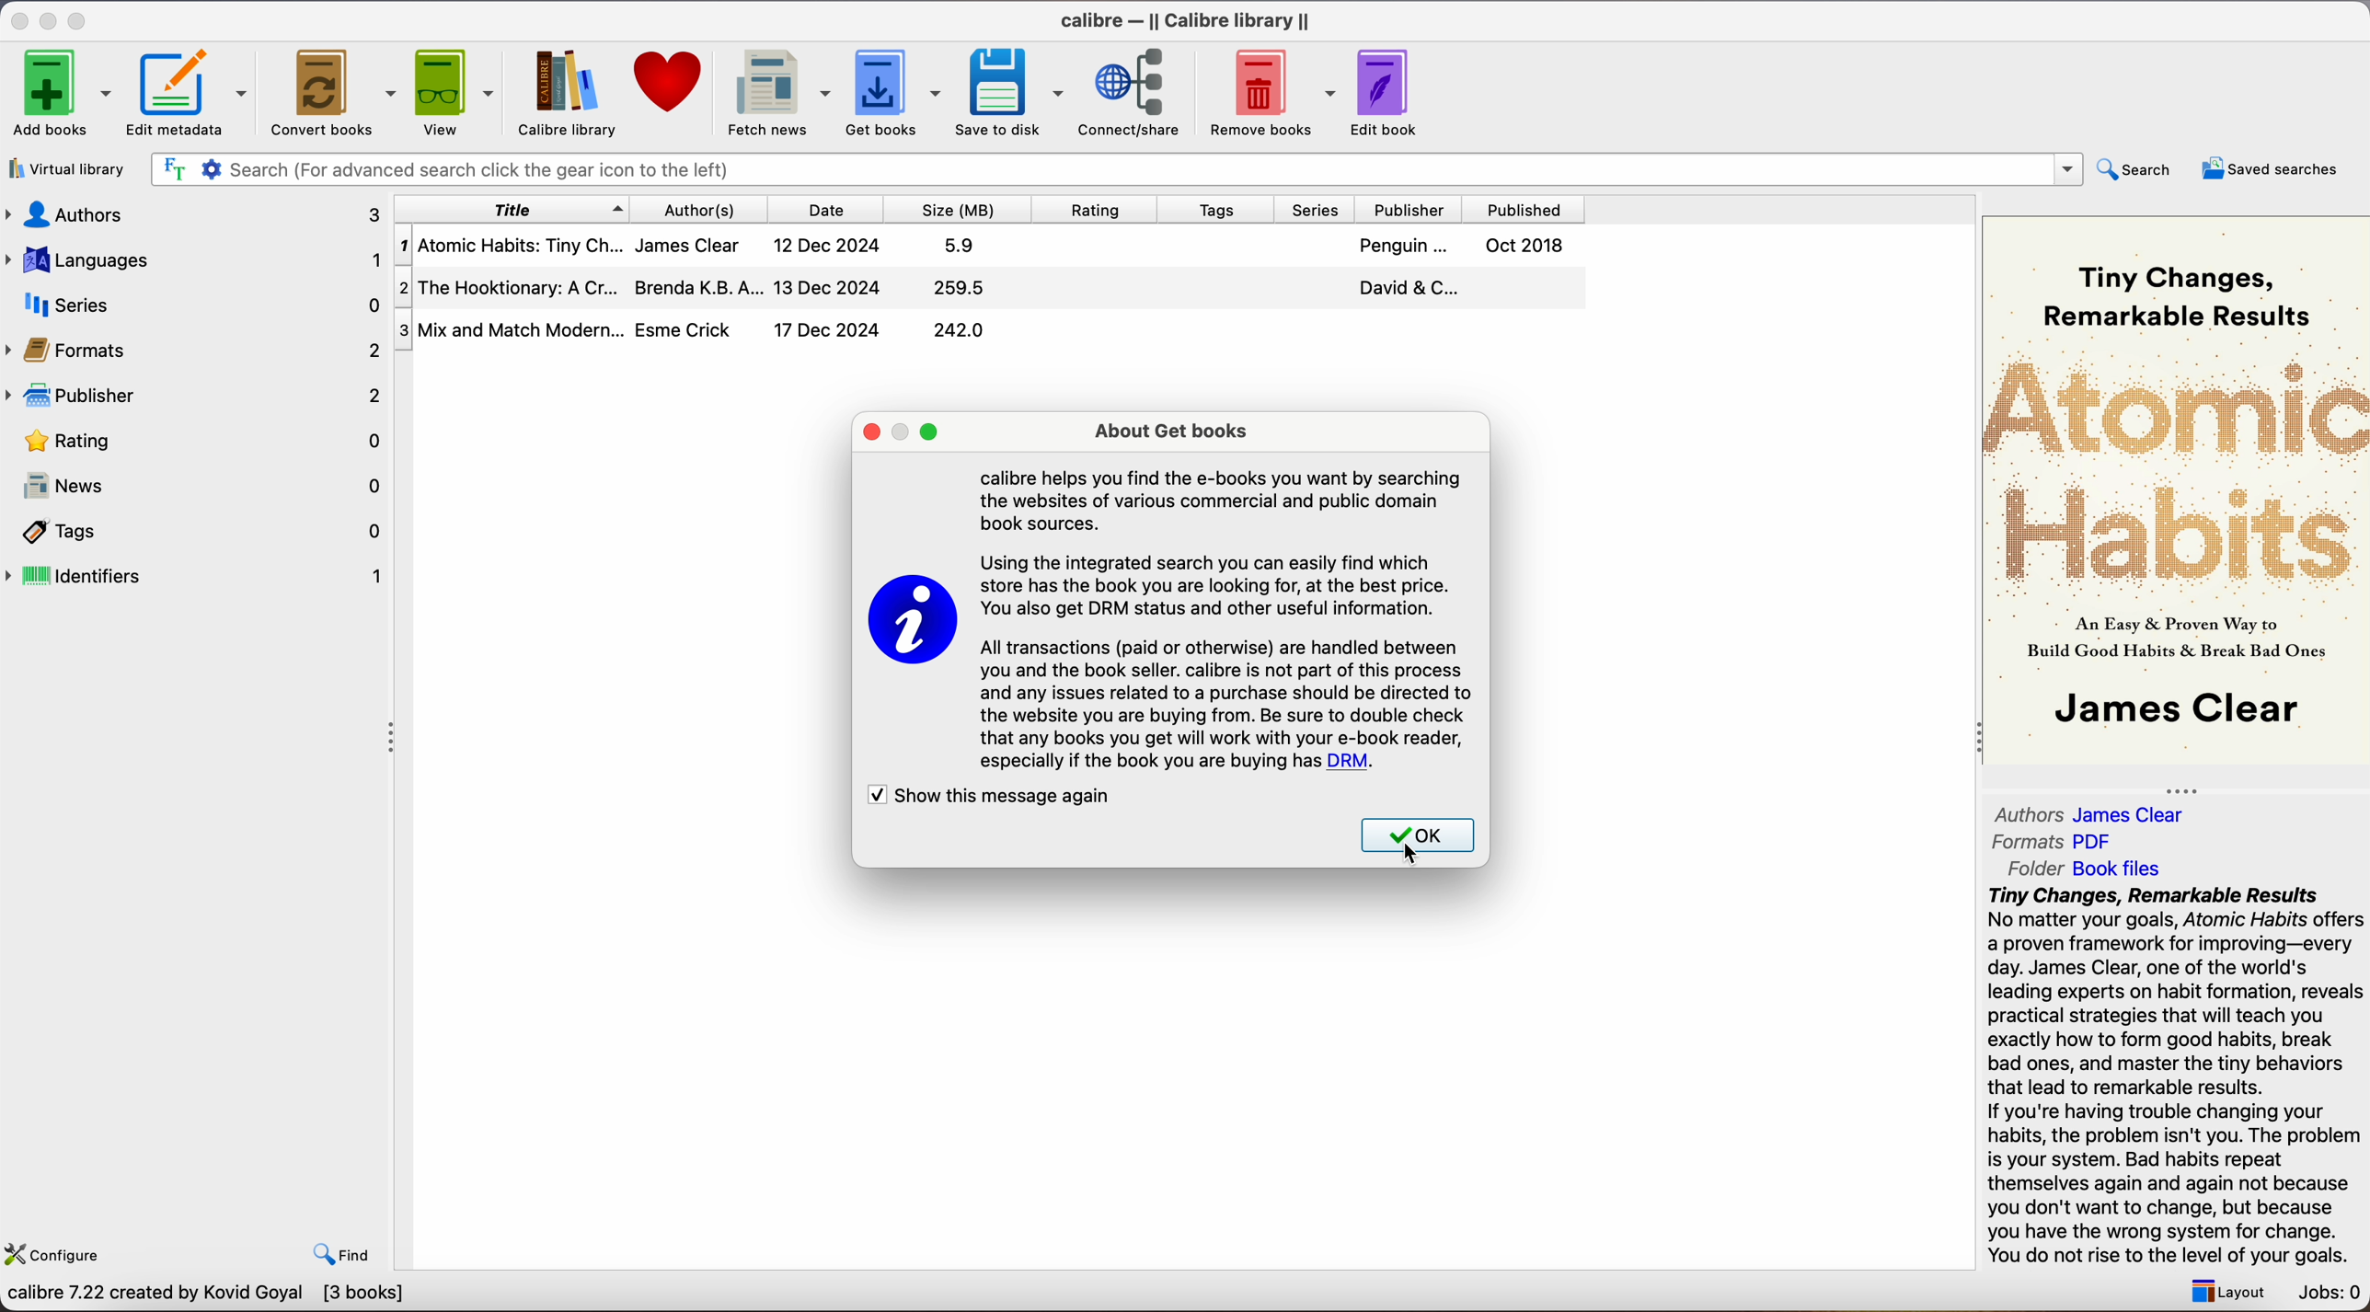 The height and width of the screenshot is (1312, 2370). Describe the element at coordinates (910, 623) in the screenshot. I see `icon` at that location.